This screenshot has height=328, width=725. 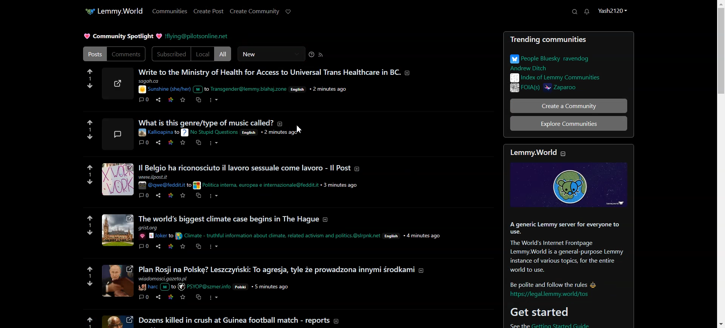 I want to click on hyperlink, so click(x=552, y=295).